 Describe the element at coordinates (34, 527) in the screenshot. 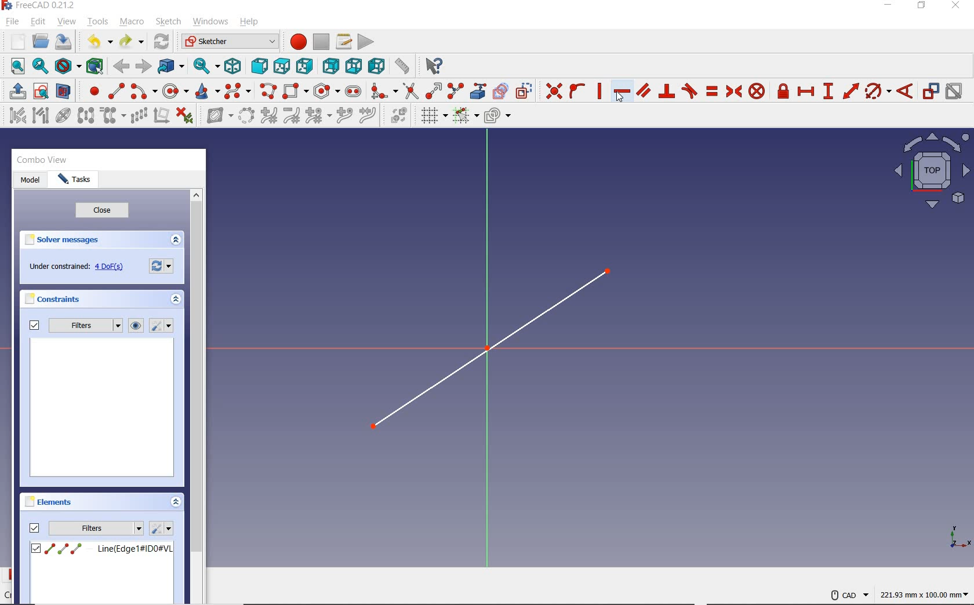

I see `CHECK TO TOGGLE FILTERS` at that location.